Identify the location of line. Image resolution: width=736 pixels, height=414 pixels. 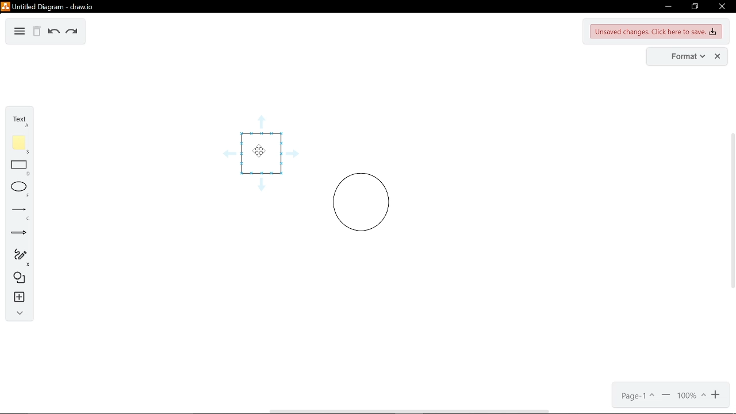
(18, 213).